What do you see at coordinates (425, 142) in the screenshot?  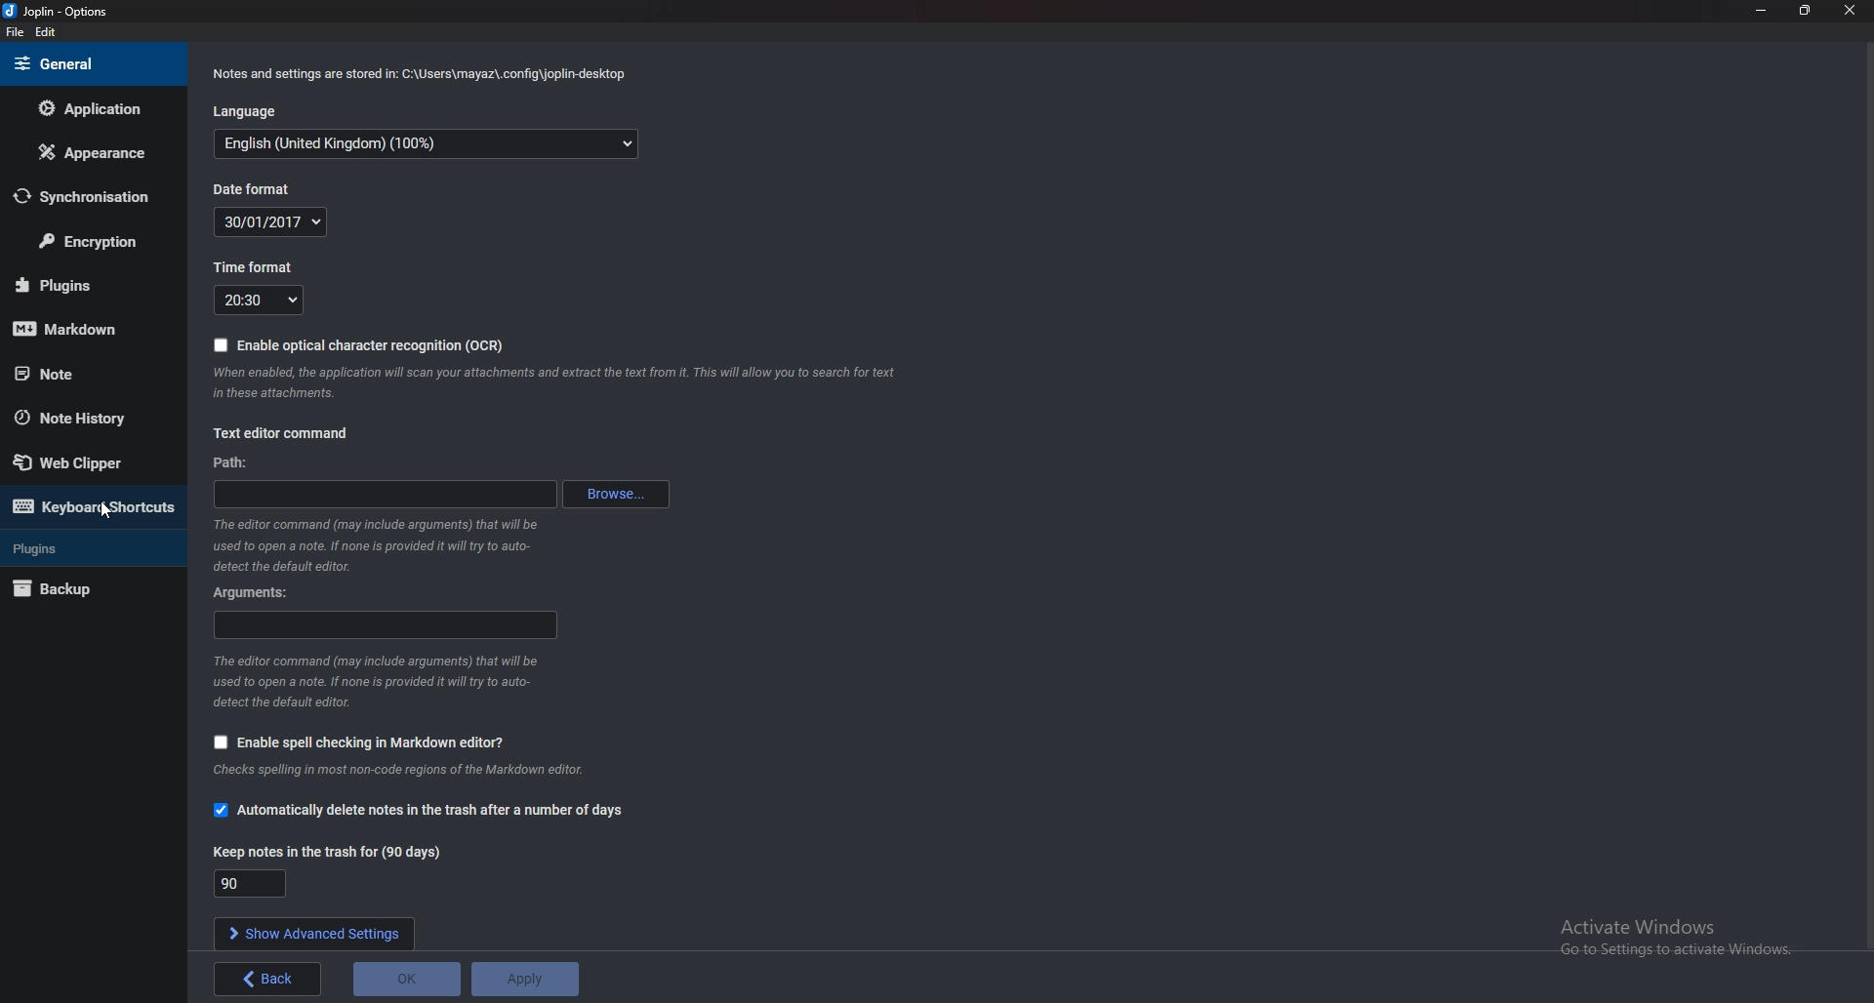 I see `English (United Kingdom) (100%0` at bounding box center [425, 142].